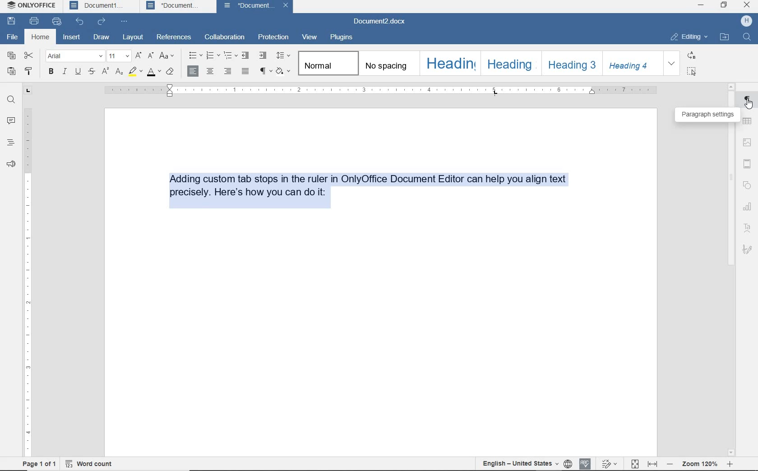 The width and height of the screenshot is (758, 471). Describe the element at coordinates (90, 464) in the screenshot. I see `word count` at that location.